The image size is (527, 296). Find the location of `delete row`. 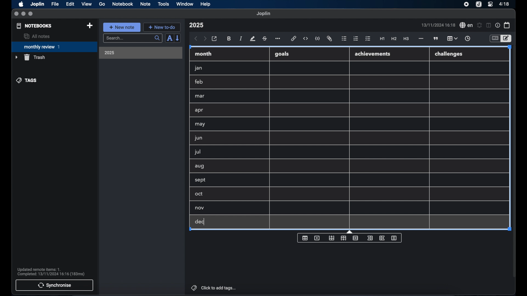

delete row is located at coordinates (356, 238).